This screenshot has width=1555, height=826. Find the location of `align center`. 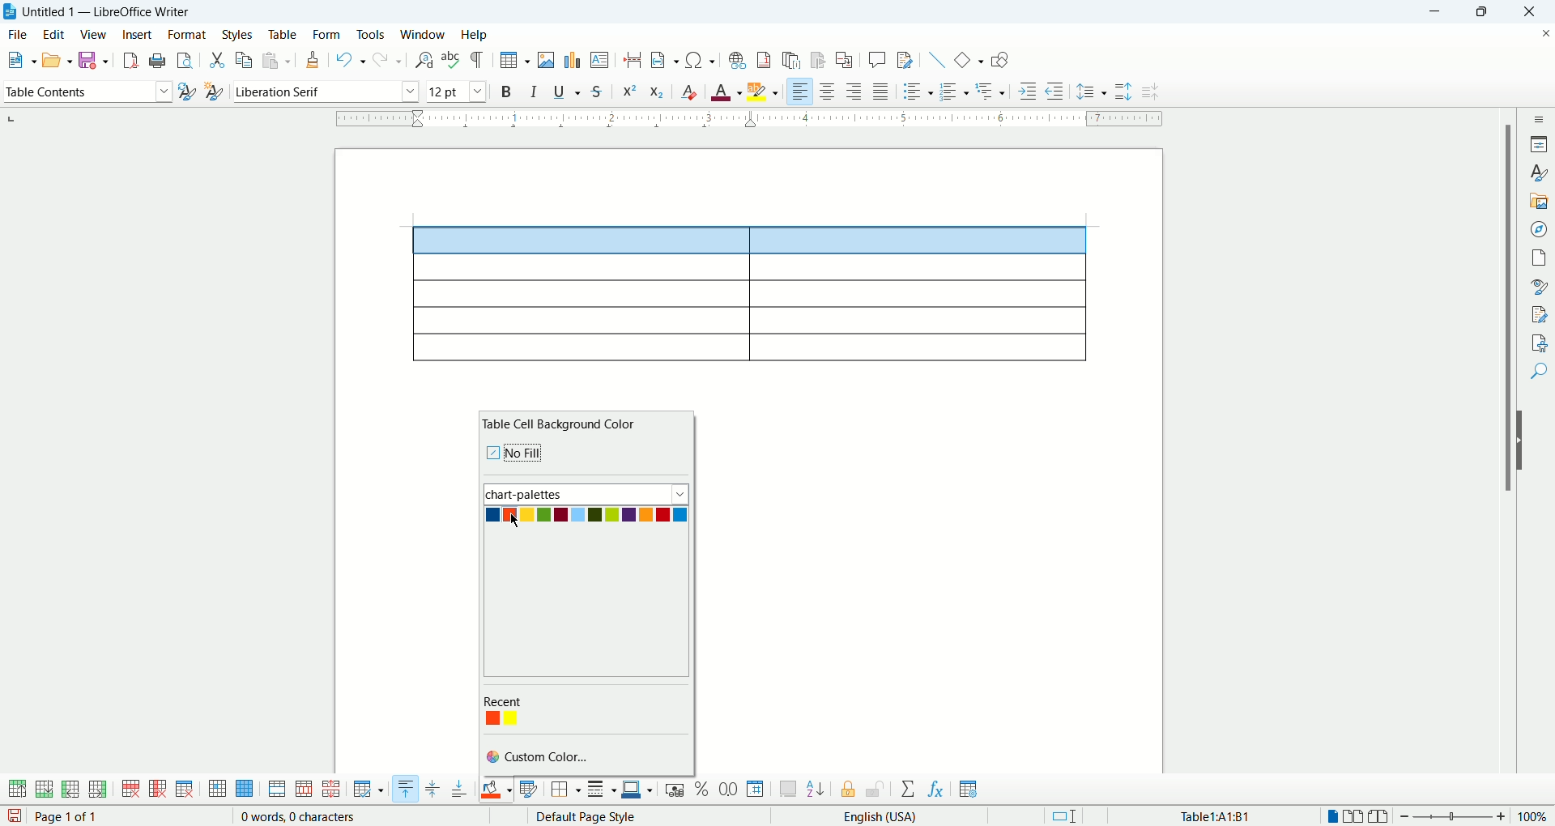

align center is located at coordinates (827, 91).